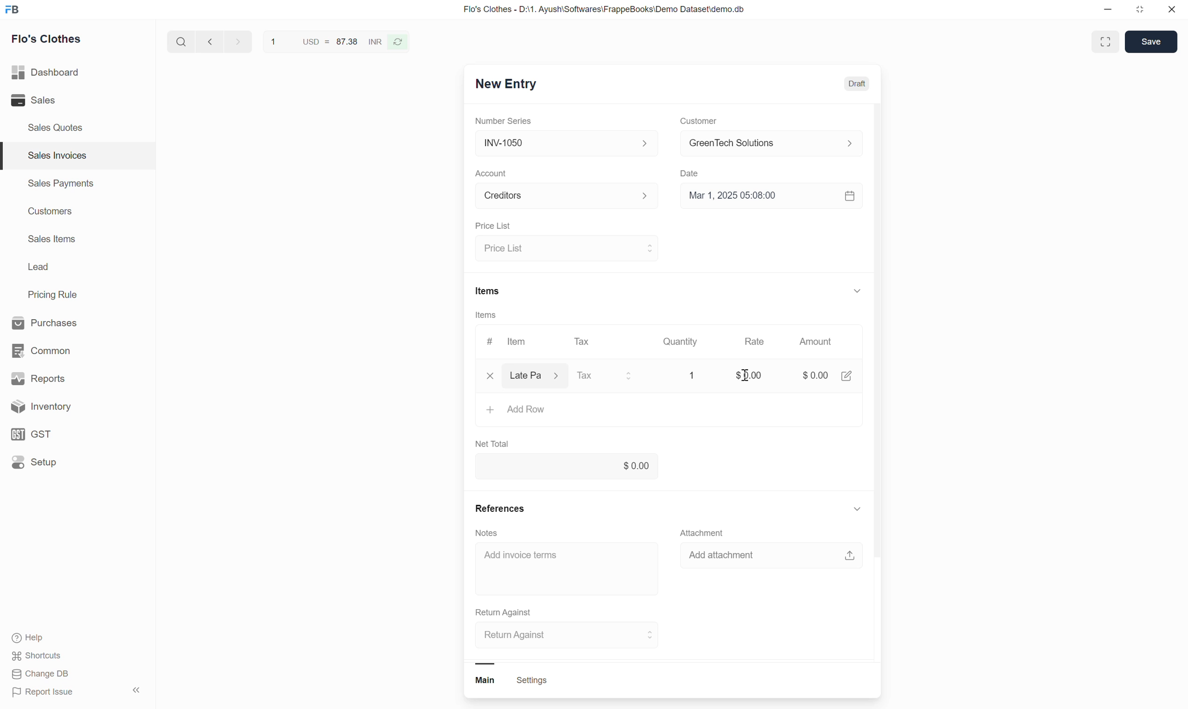 This screenshot has height=709, width=1188. What do you see at coordinates (856, 84) in the screenshot?
I see `Draft` at bounding box center [856, 84].